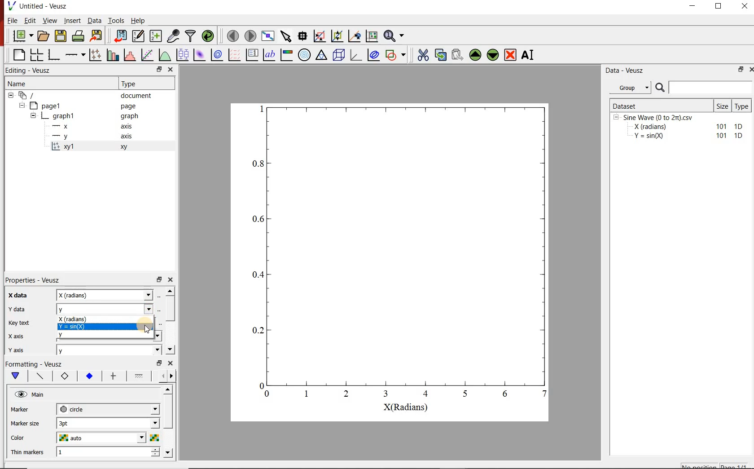  I want to click on plot 2d dataset as contours, so click(217, 55).